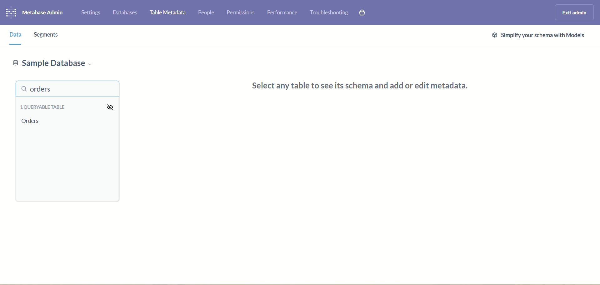  I want to click on sample database, so click(50, 63).